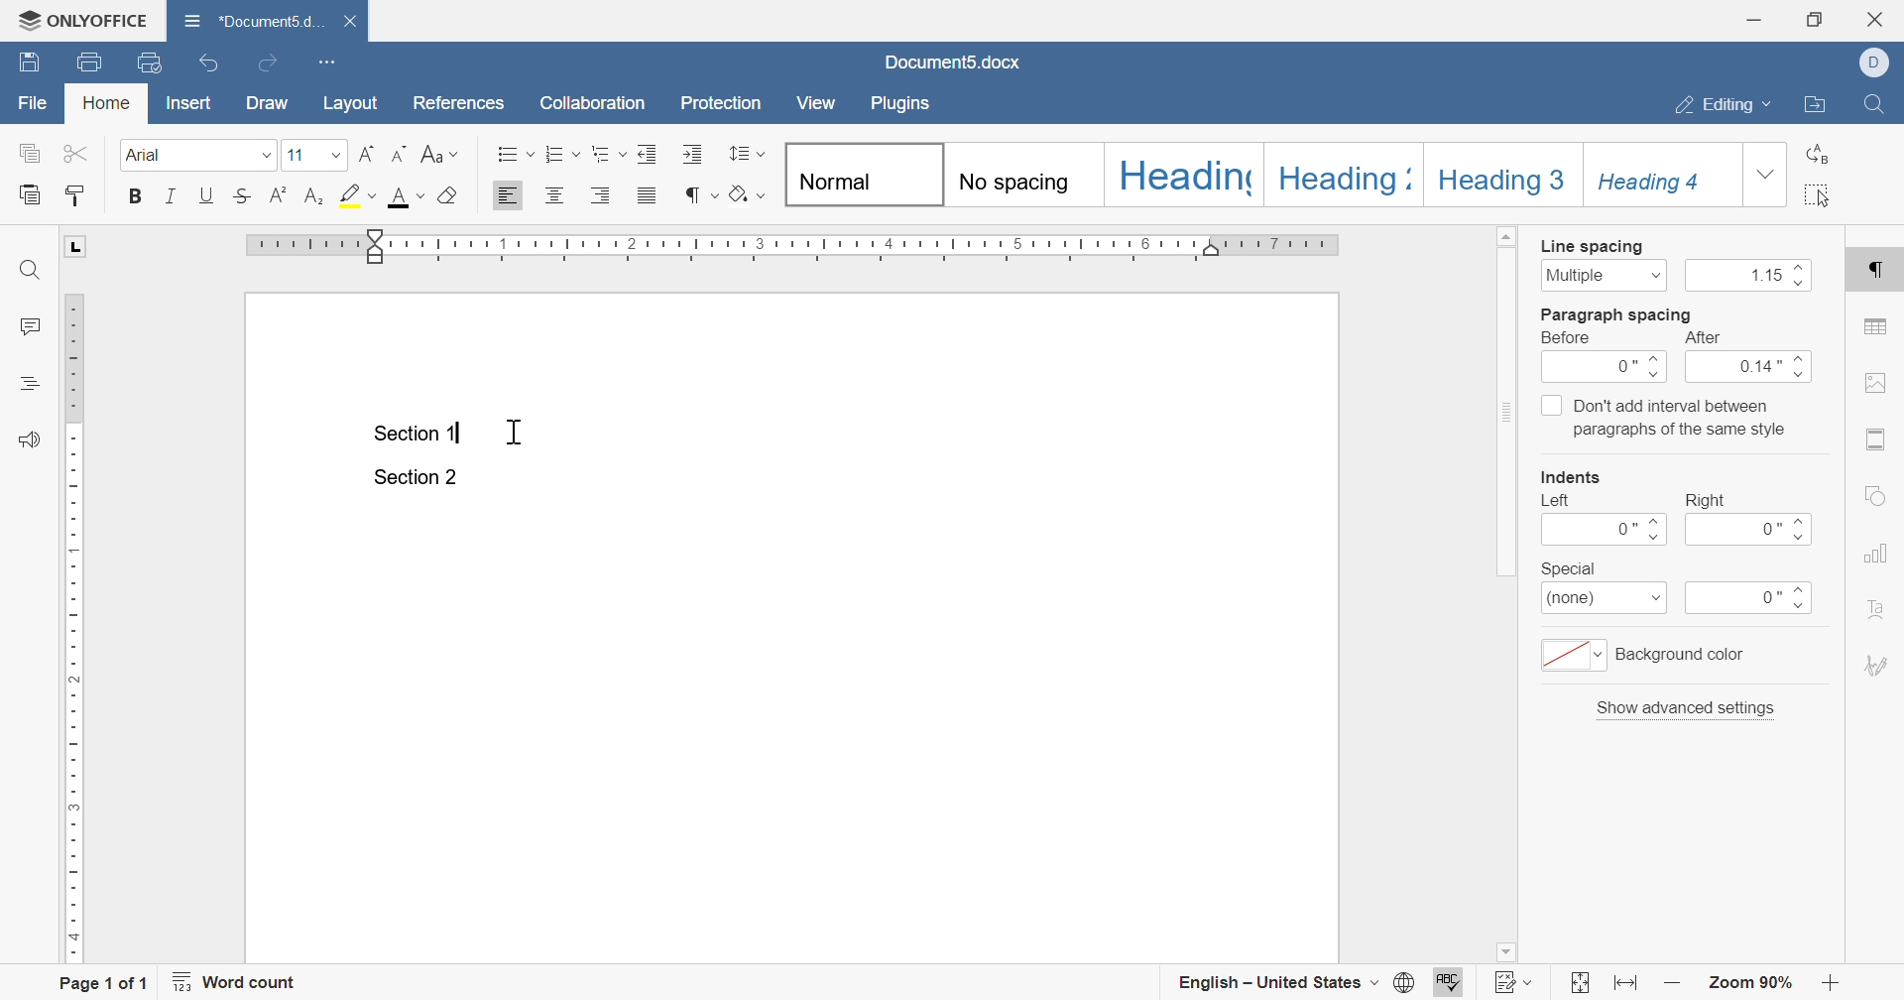 This screenshot has height=1000, width=1904. What do you see at coordinates (1877, 274) in the screenshot?
I see `paragraph settings` at bounding box center [1877, 274].